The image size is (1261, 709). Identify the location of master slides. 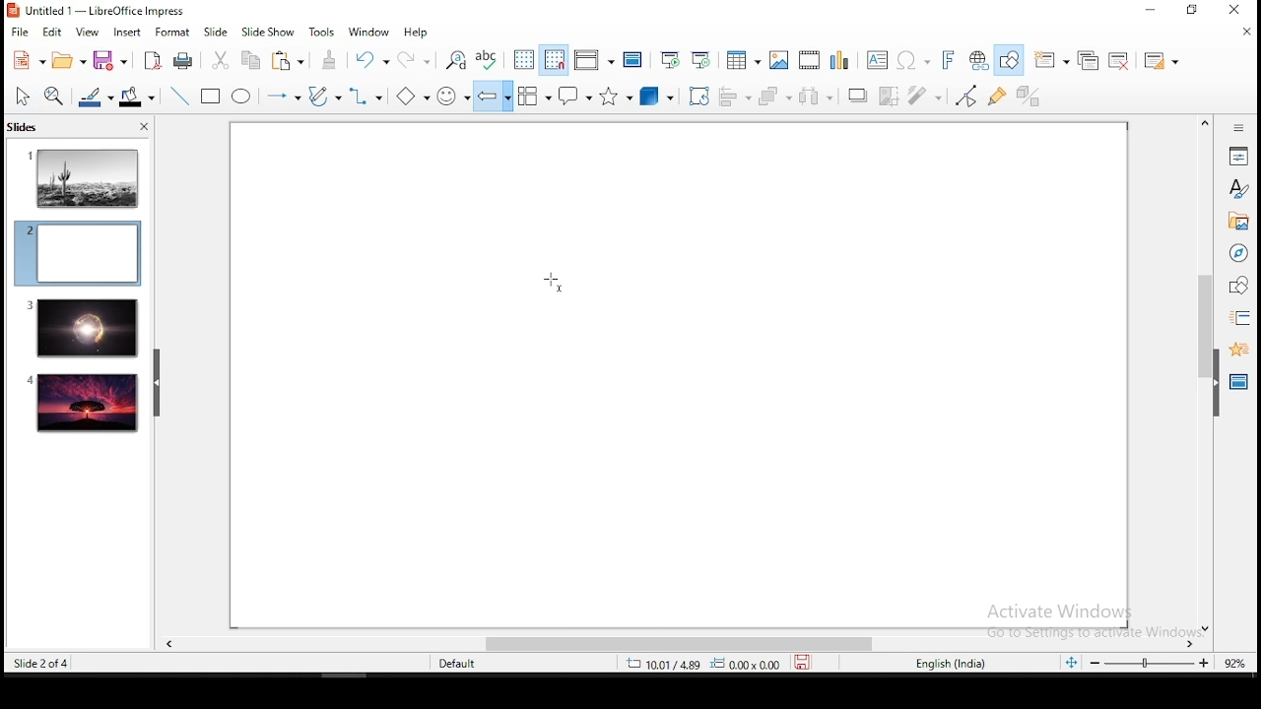
(1240, 380).